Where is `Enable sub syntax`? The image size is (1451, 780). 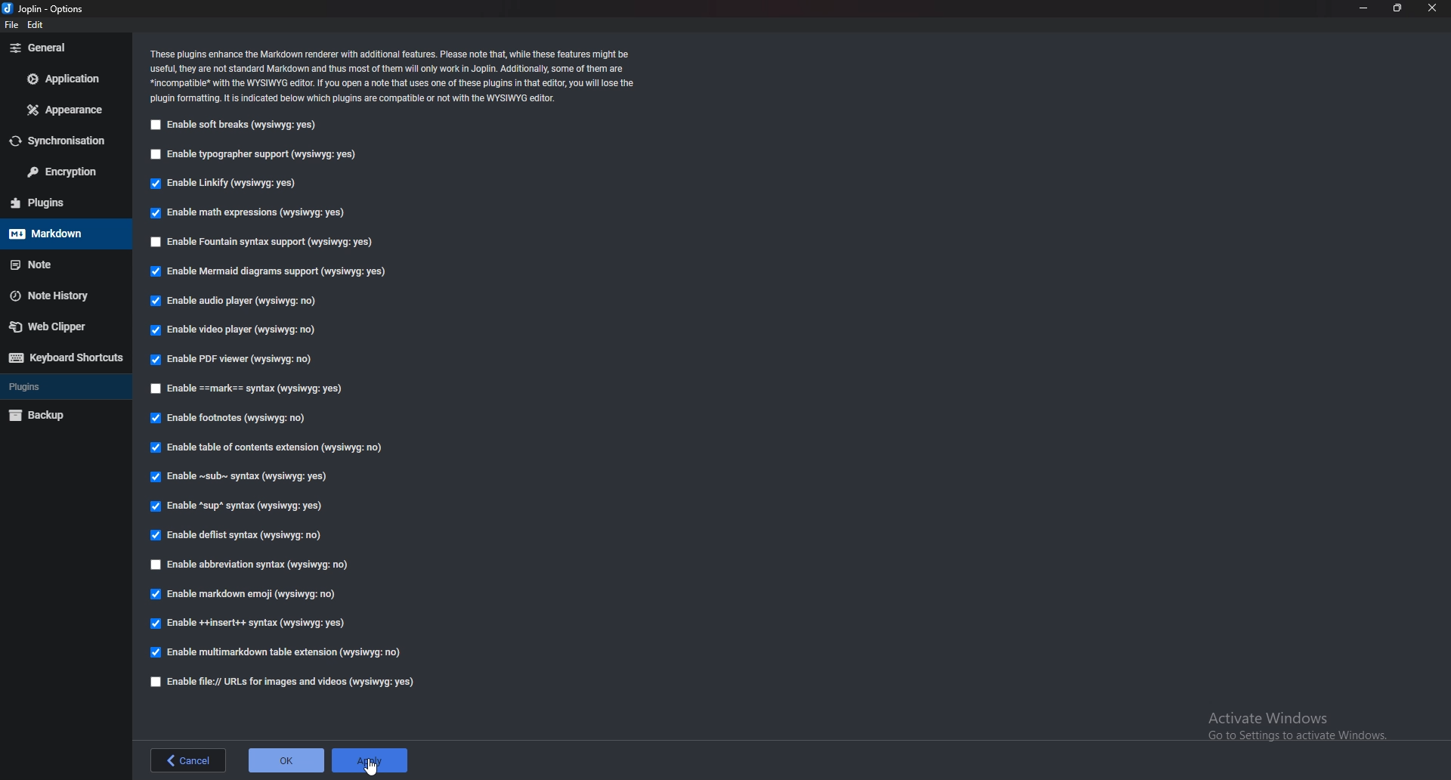 Enable sub syntax is located at coordinates (242, 480).